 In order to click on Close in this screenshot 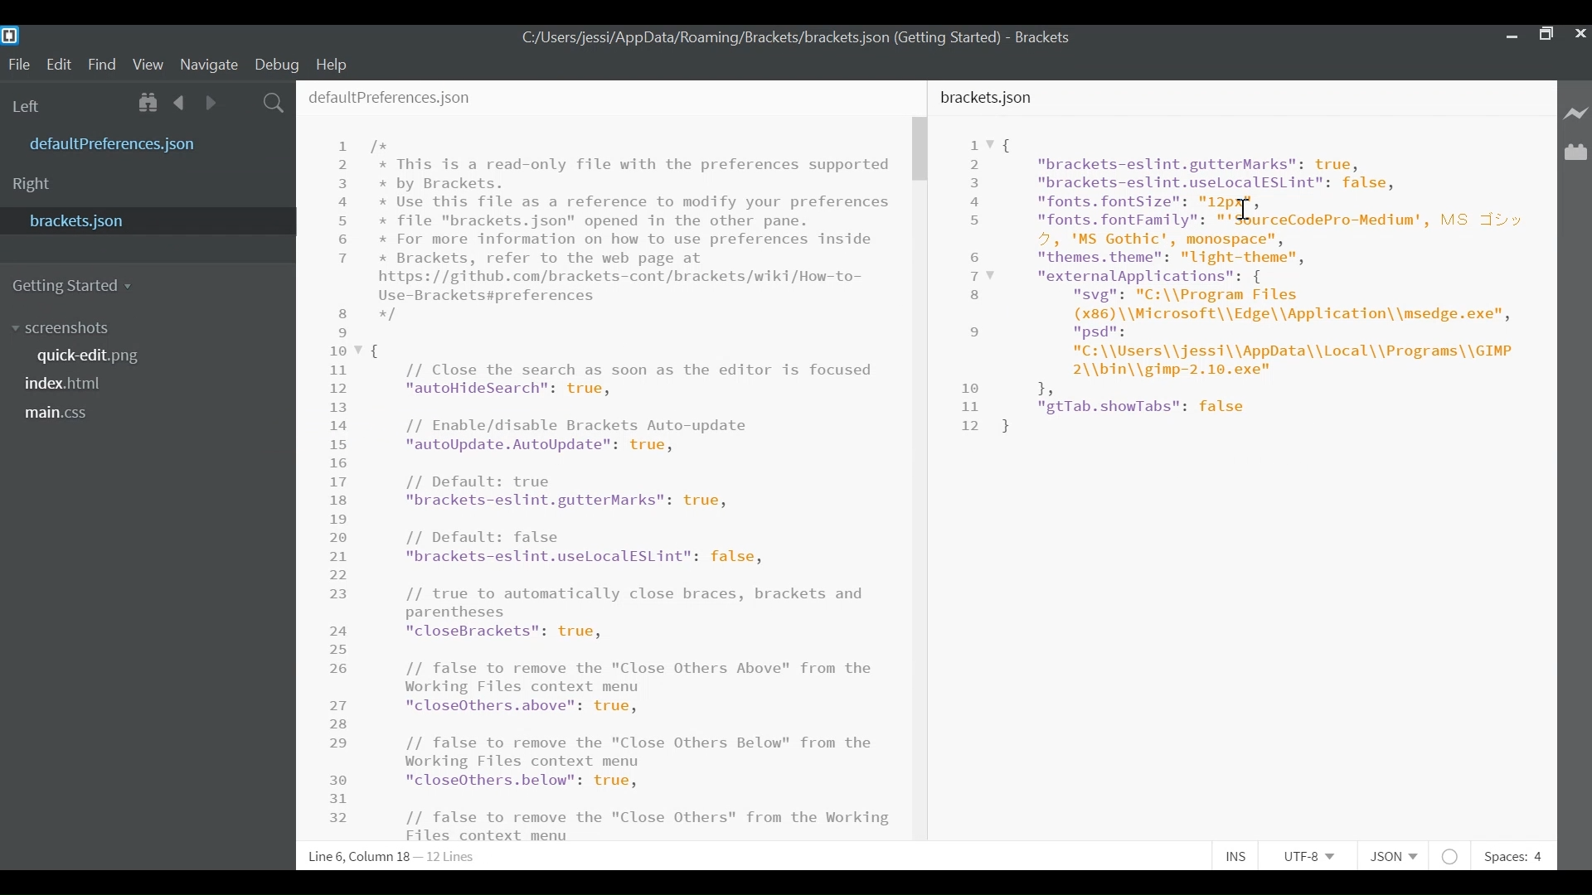, I will do `click(1580, 36)`.